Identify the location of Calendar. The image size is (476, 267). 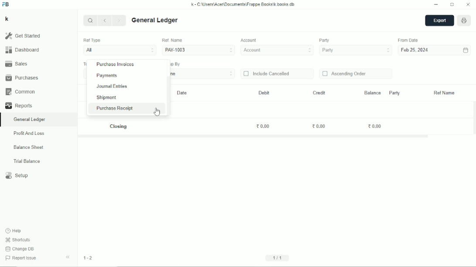
(466, 50).